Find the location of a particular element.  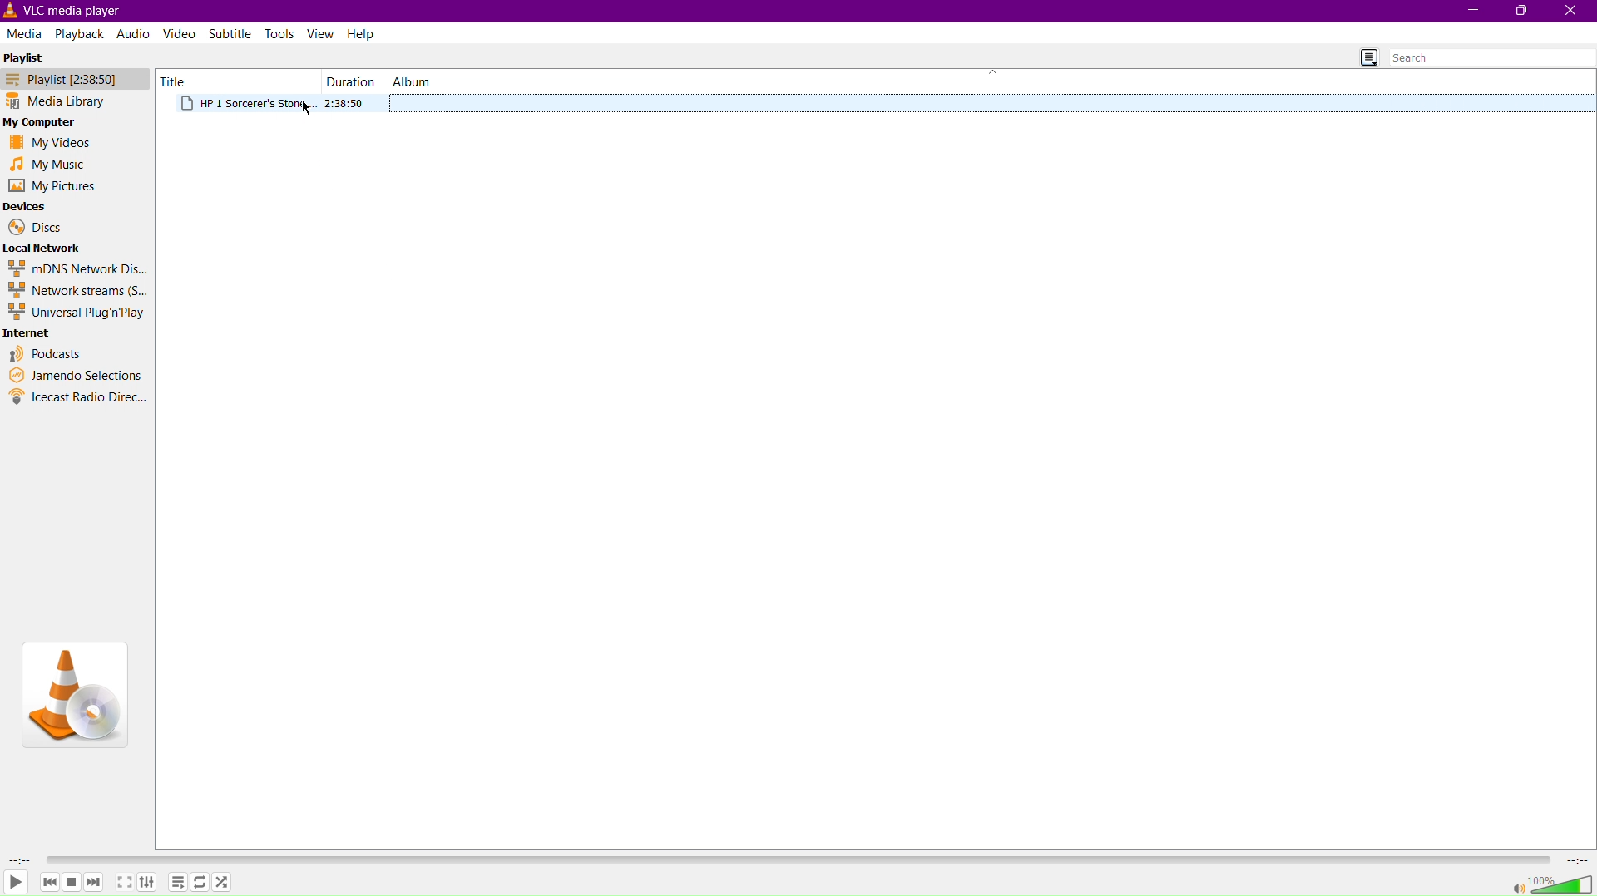

Fullscreen is located at coordinates (123, 882).